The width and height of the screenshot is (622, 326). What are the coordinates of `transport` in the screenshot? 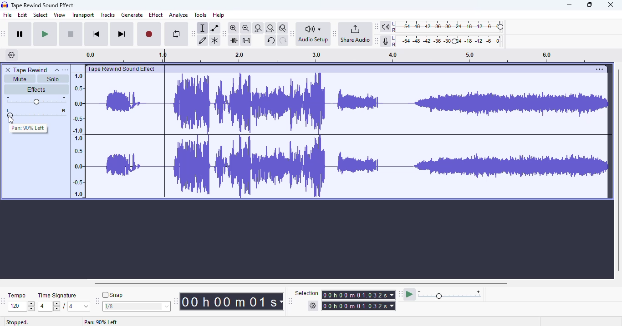 It's located at (83, 15).